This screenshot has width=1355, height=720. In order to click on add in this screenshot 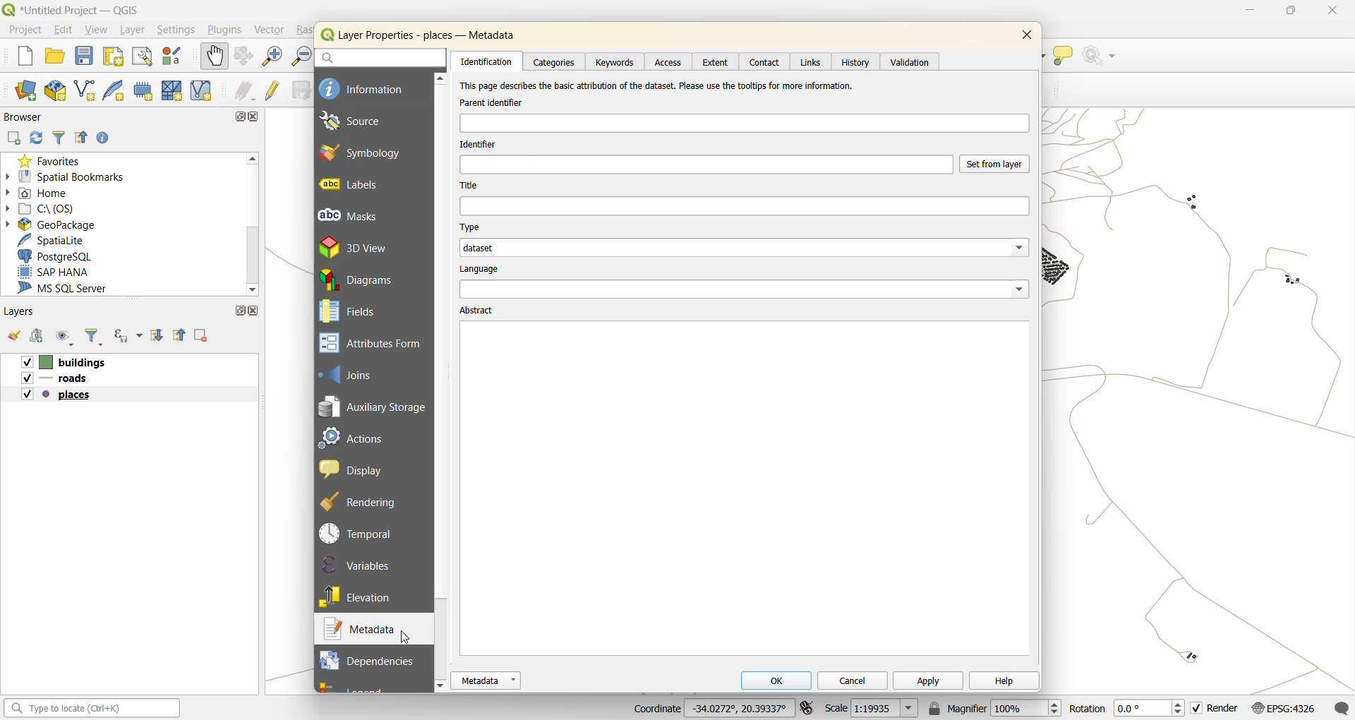, I will do `click(13, 138)`.